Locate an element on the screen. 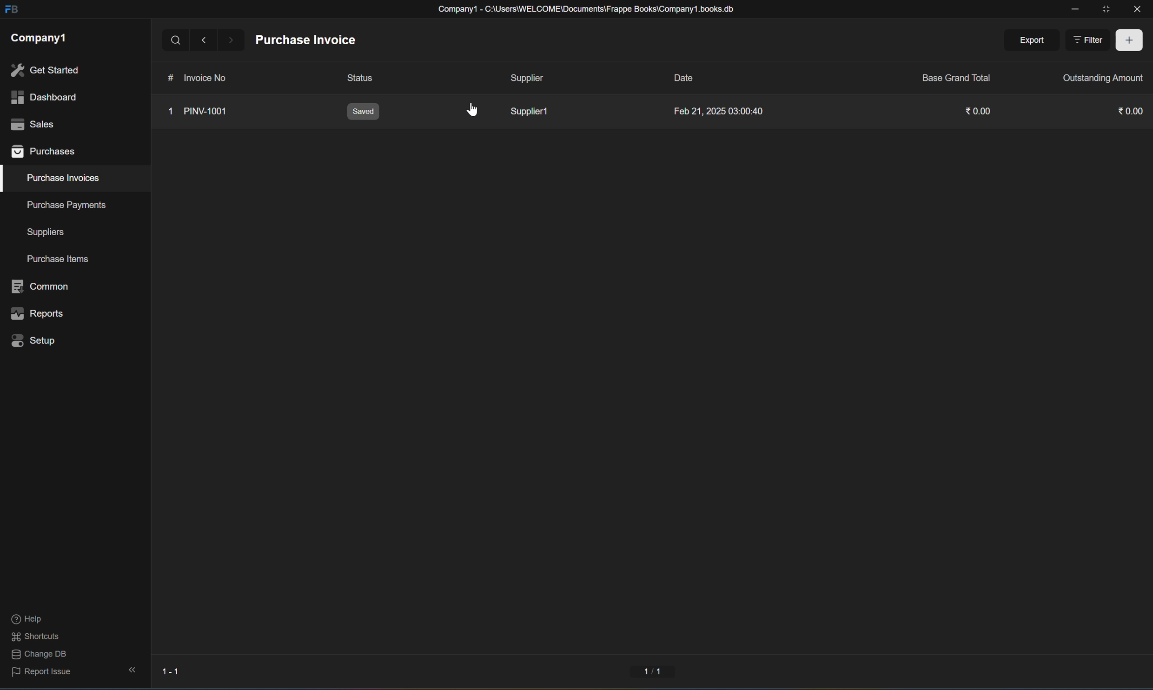 The height and width of the screenshot is (690, 1153). ₹0.00 is located at coordinates (1133, 112).